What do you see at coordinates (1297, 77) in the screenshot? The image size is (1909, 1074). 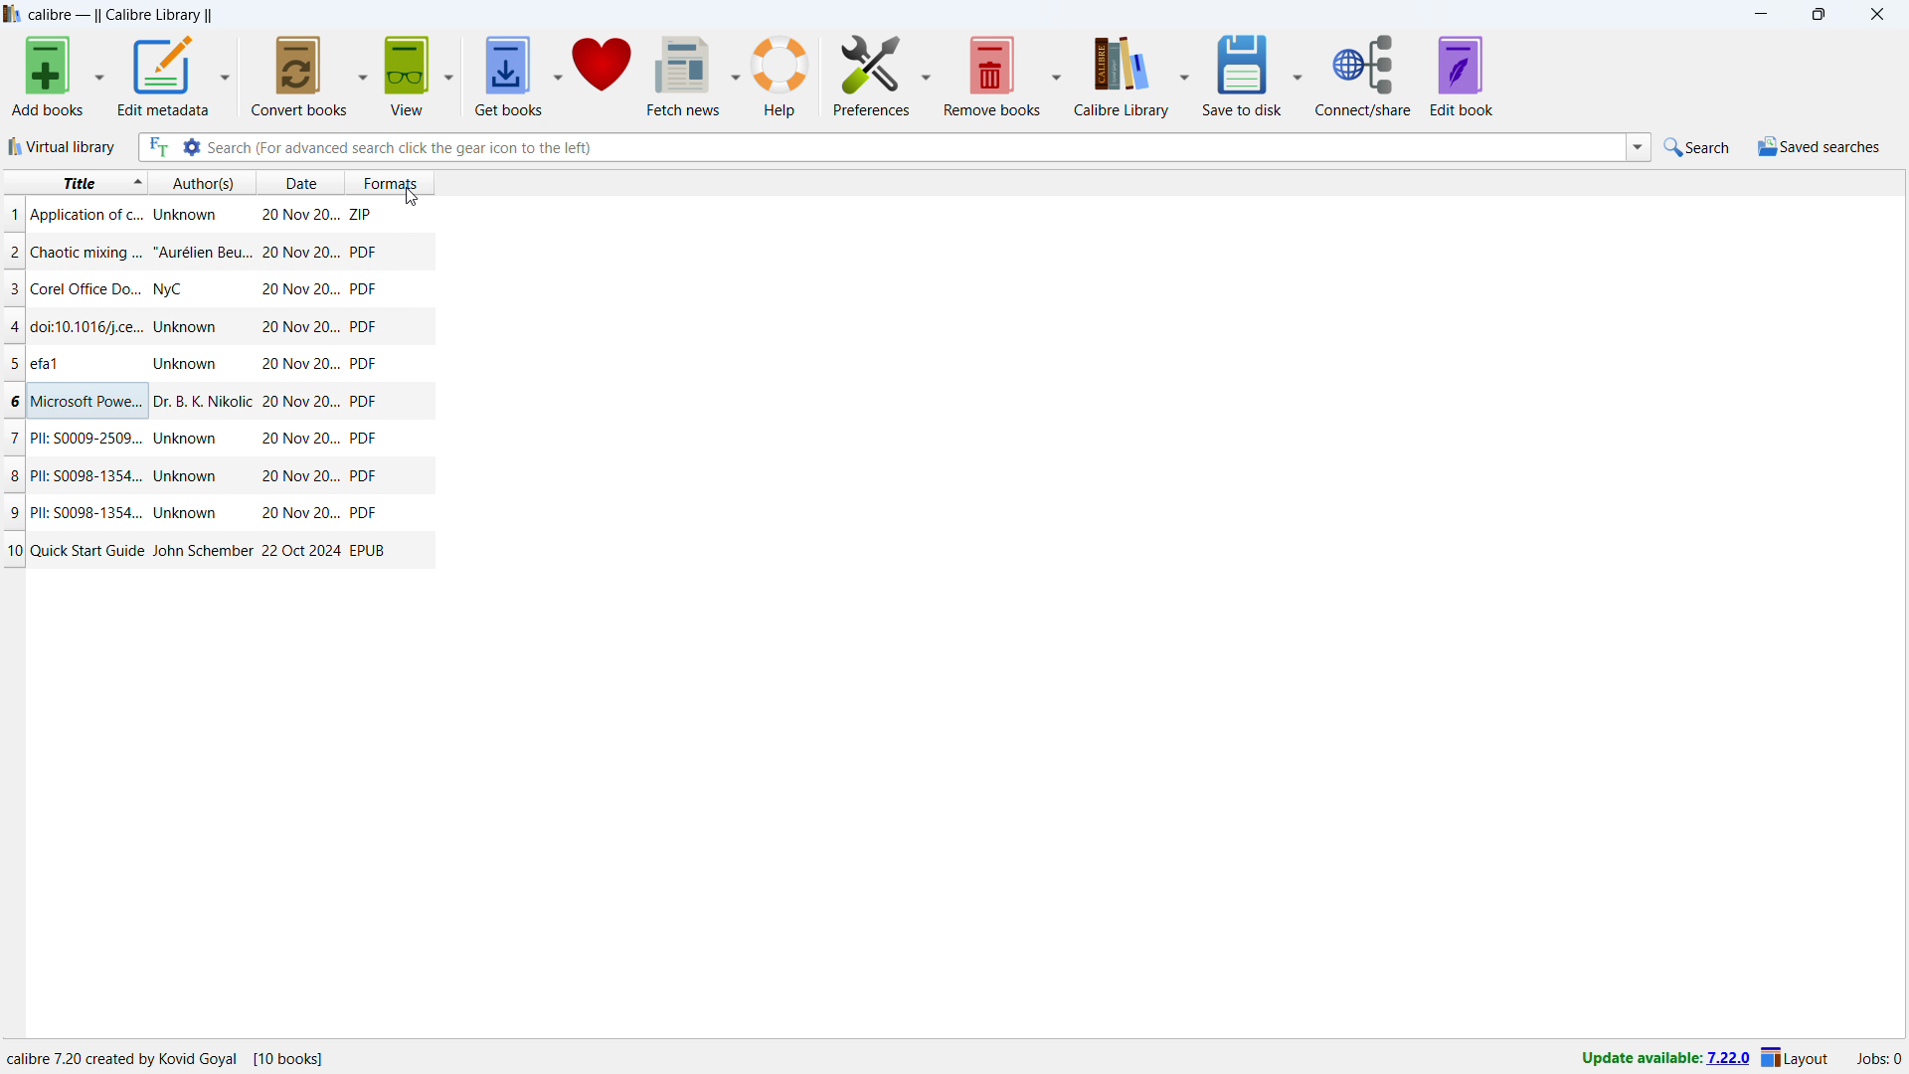 I see `save to disk options` at bounding box center [1297, 77].